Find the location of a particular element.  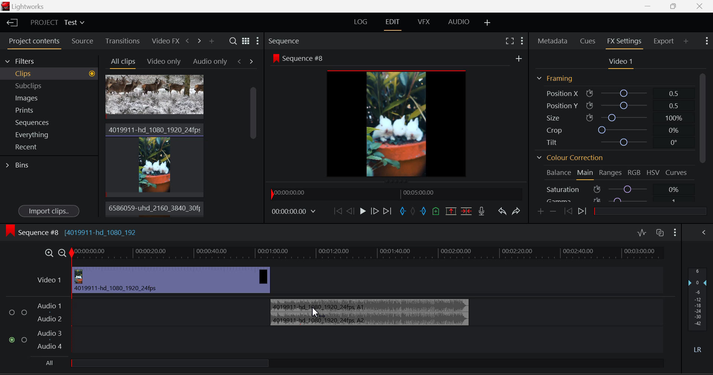

Sequence Preview Screen is located at coordinates (397, 116).